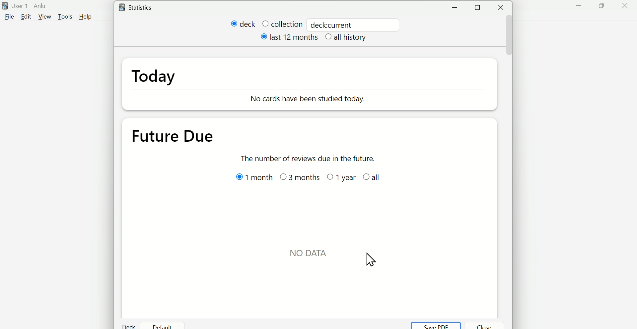  I want to click on 1 year, so click(340, 178).